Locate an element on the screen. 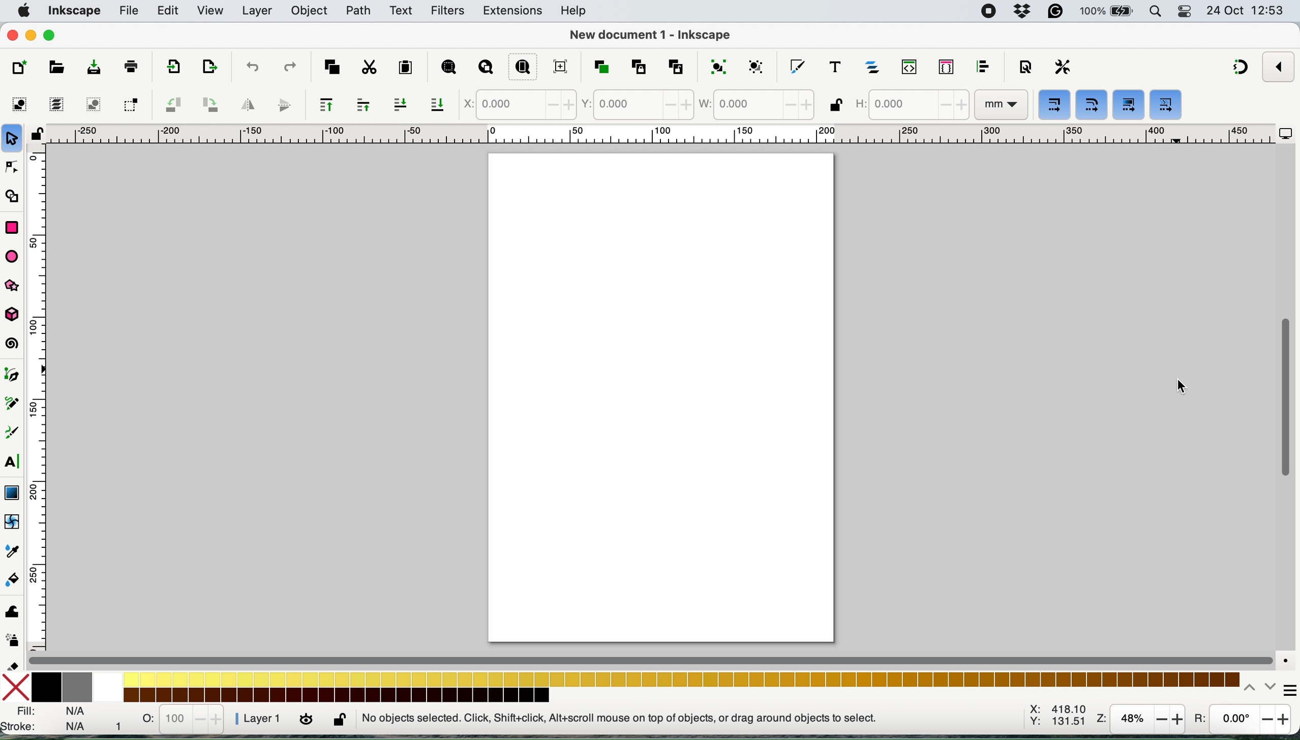 The image size is (1300, 740). Cursor is located at coordinates (1177, 386).